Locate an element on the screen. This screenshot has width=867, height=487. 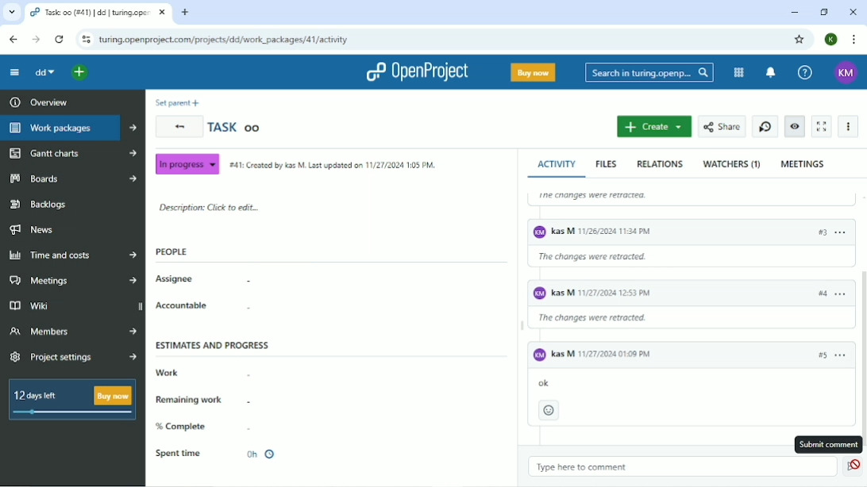
Set parent is located at coordinates (177, 103).